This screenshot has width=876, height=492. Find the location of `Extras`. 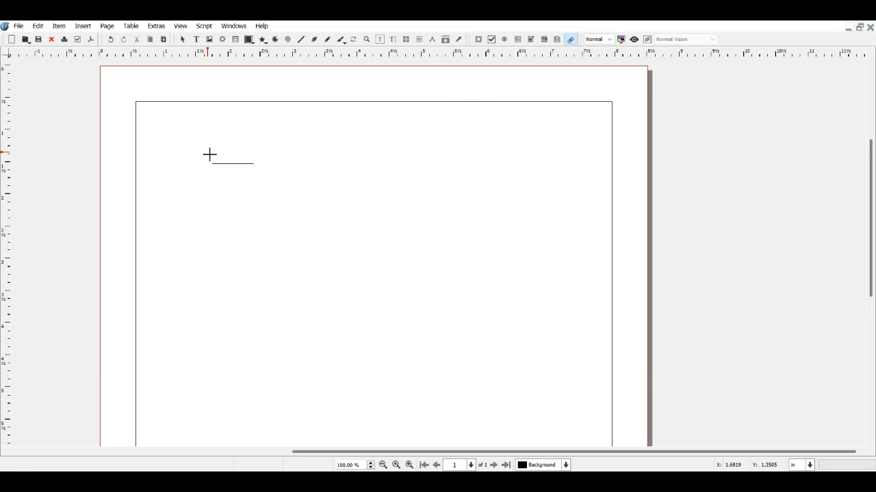

Extras is located at coordinates (156, 26).